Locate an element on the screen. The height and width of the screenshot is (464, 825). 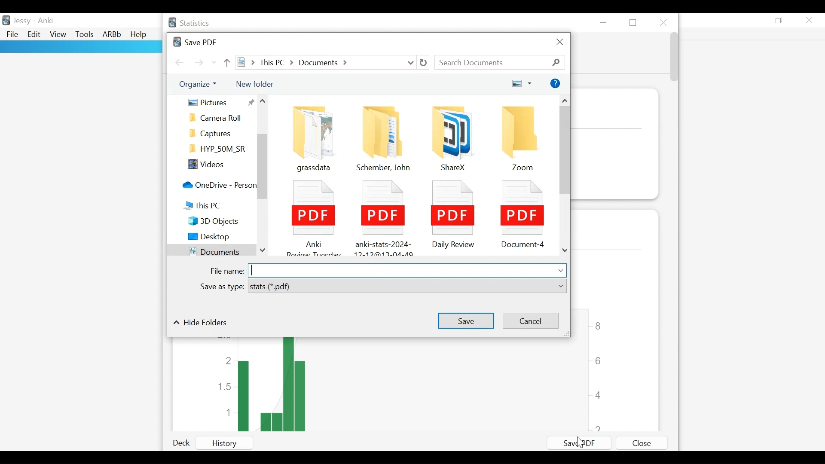
Close is located at coordinates (664, 21).